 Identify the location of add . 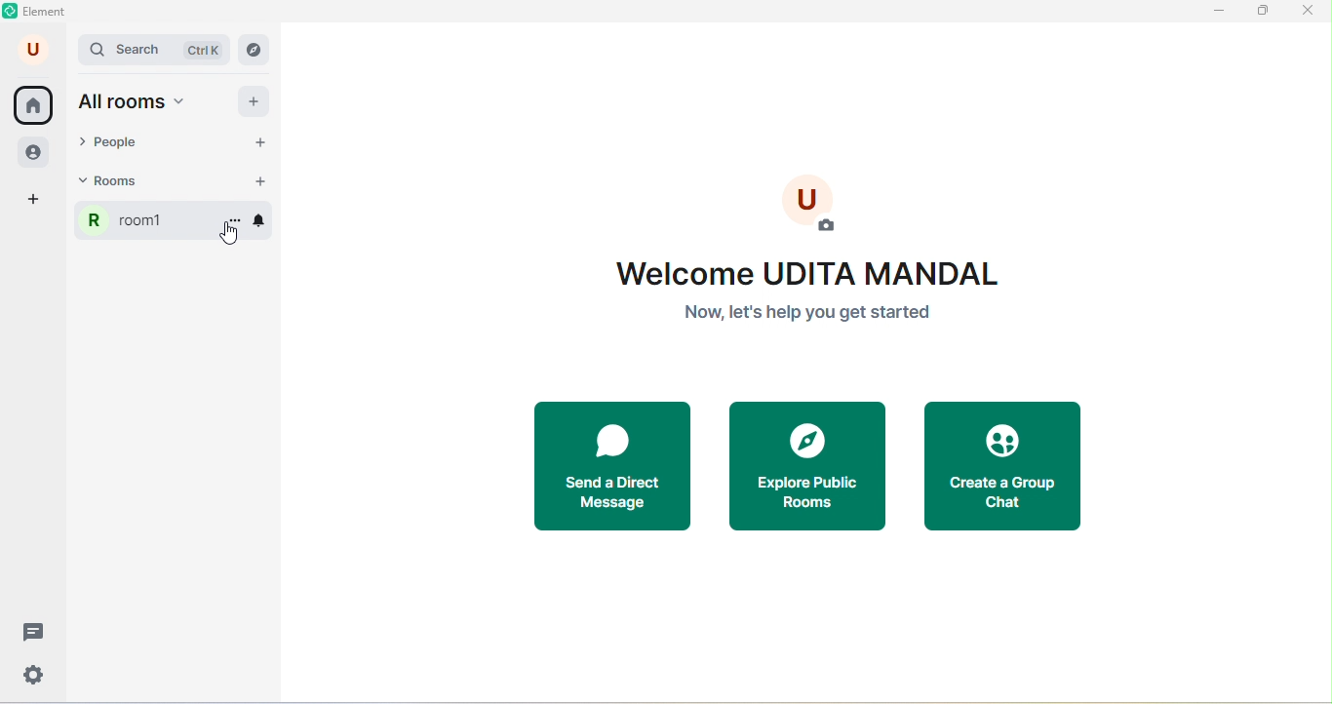
(254, 100).